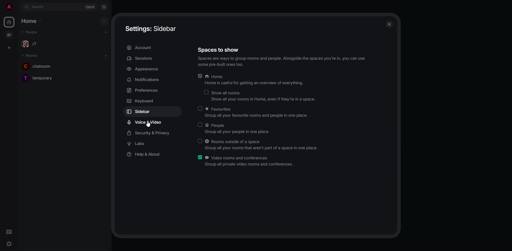  Describe the element at coordinates (199, 75) in the screenshot. I see `enabled` at that location.